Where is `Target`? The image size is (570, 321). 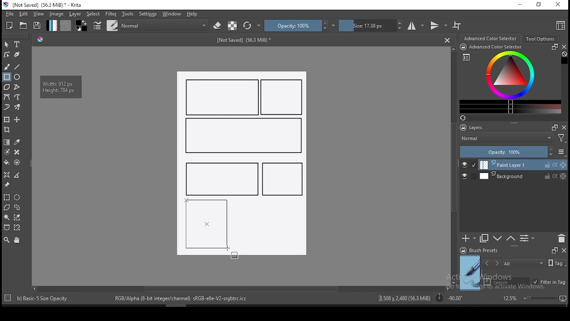 Target is located at coordinates (8, 298).